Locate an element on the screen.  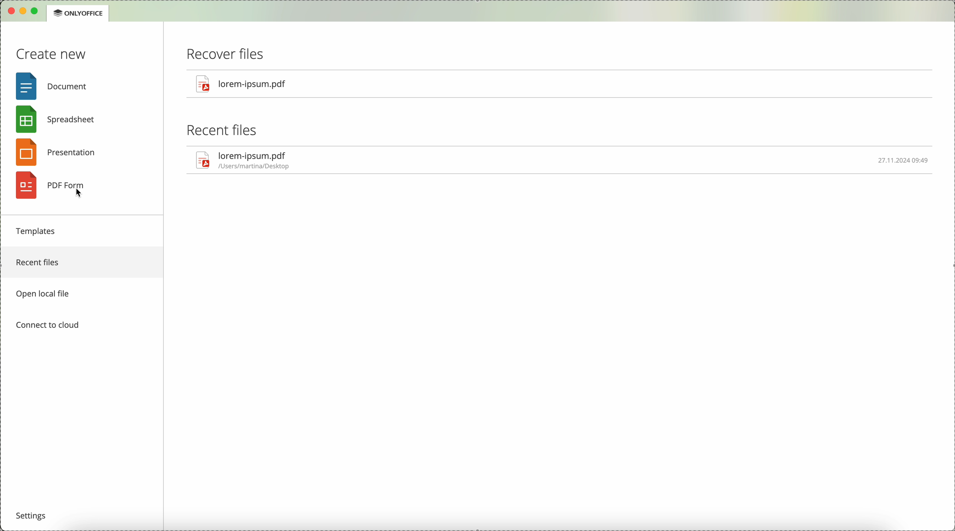
connect to cloud is located at coordinates (48, 326).